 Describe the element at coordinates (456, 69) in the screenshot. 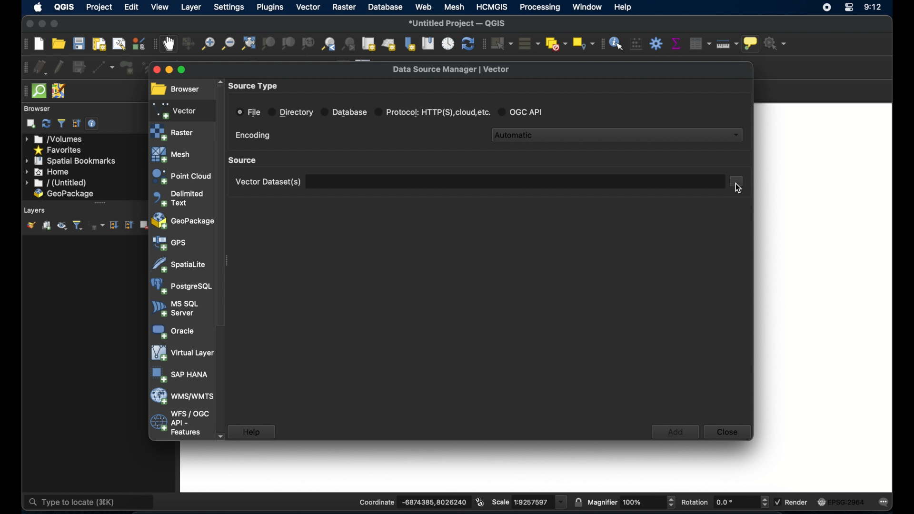

I see `Data Source manager Vector` at that location.